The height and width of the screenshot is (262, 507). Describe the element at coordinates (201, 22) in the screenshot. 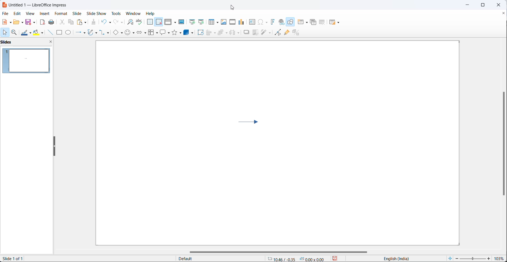

I see `start from current slide` at that location.